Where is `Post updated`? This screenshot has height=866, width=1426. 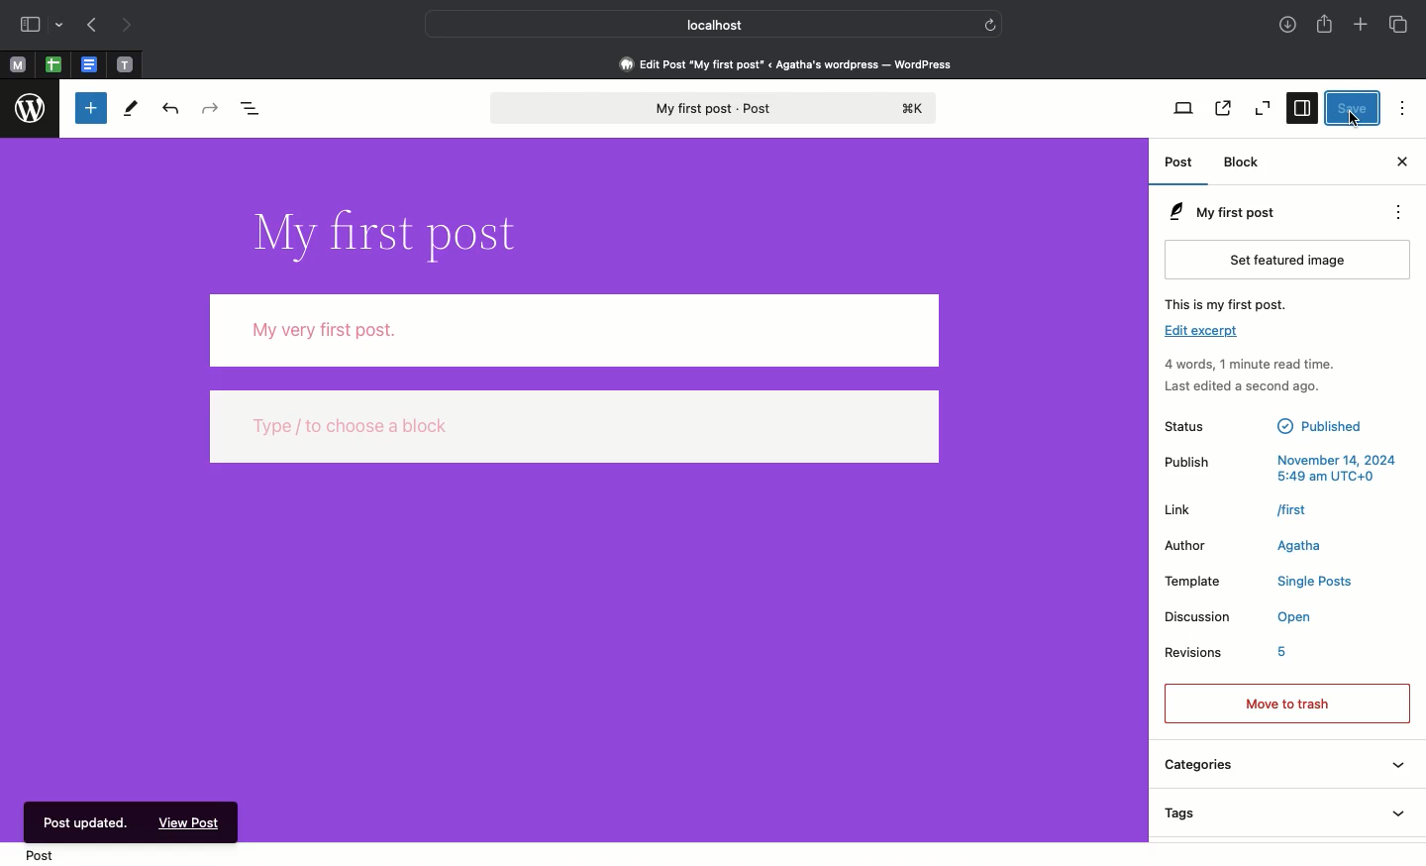 Post updated is located at coordinates (129, 821).